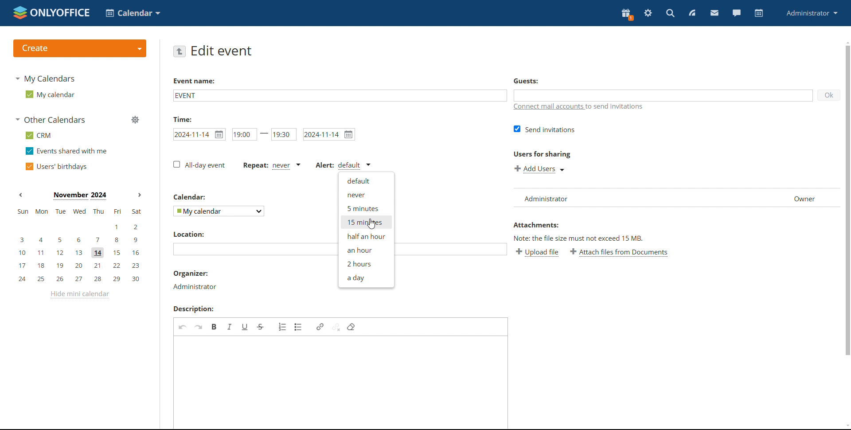 This screenshot has height=430, width=851. I want to click on 15 minutes, so click(366, 222).